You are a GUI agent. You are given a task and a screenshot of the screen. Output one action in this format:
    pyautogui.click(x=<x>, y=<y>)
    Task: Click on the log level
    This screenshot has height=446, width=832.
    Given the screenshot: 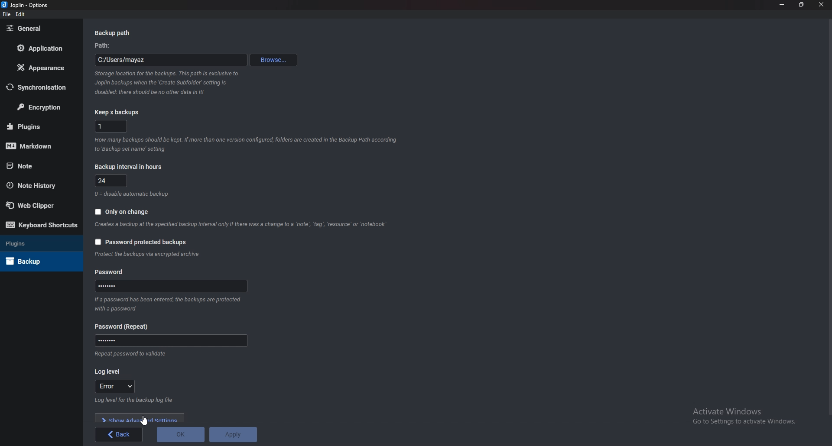 What is the action you would take?
    pyautogui.click(x=115, y=386)
    